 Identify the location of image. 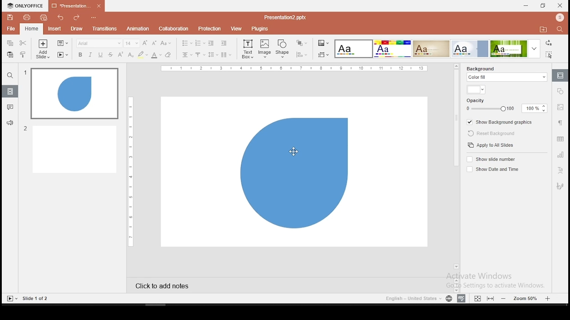
(265, 49).